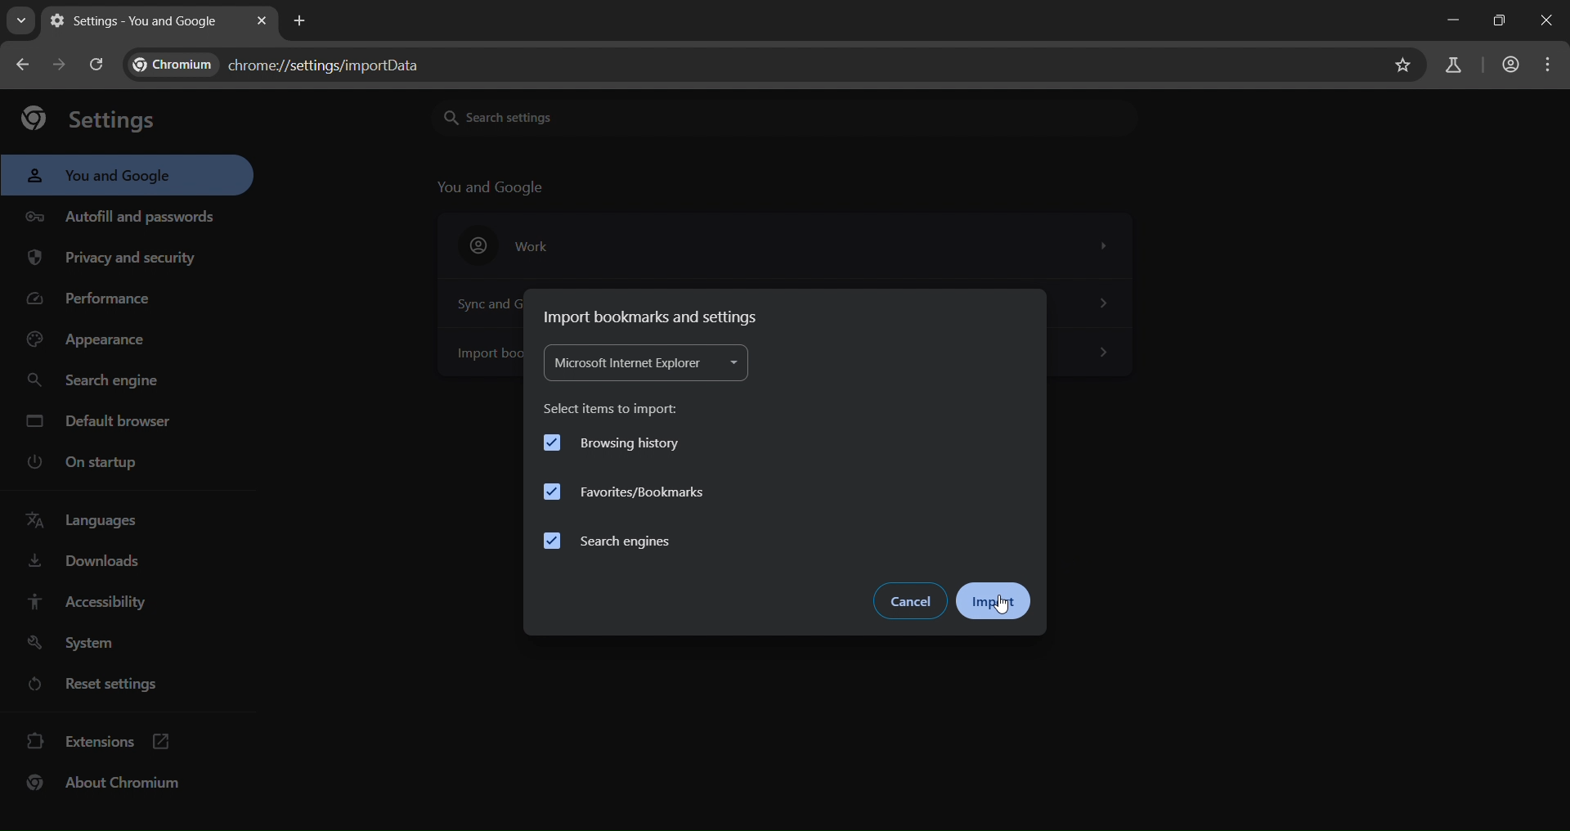 This screenshot has width=1570, height=831. What do you see at coordinates (112, 783) in the screenshot?
I see `about chroimum` at bounding box center [112, 783].